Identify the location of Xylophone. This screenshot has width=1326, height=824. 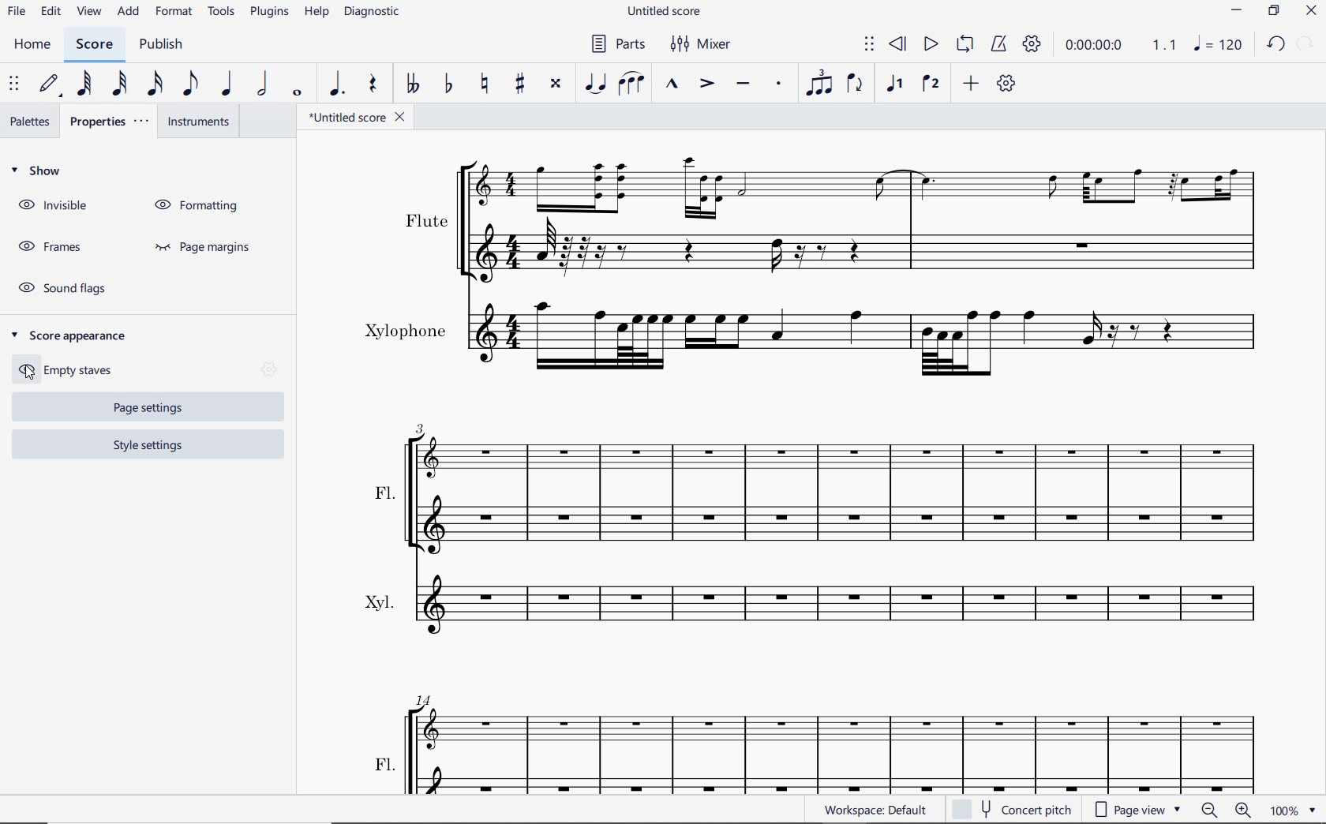
(809, 337).